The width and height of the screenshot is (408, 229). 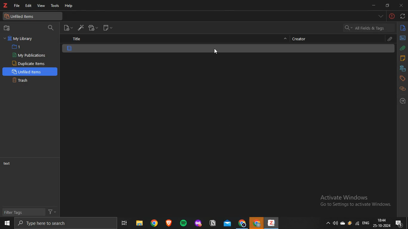 What do you see at coordinates (168, 222) in the screenshot?
I see `app` at bounding box center [168, 222].